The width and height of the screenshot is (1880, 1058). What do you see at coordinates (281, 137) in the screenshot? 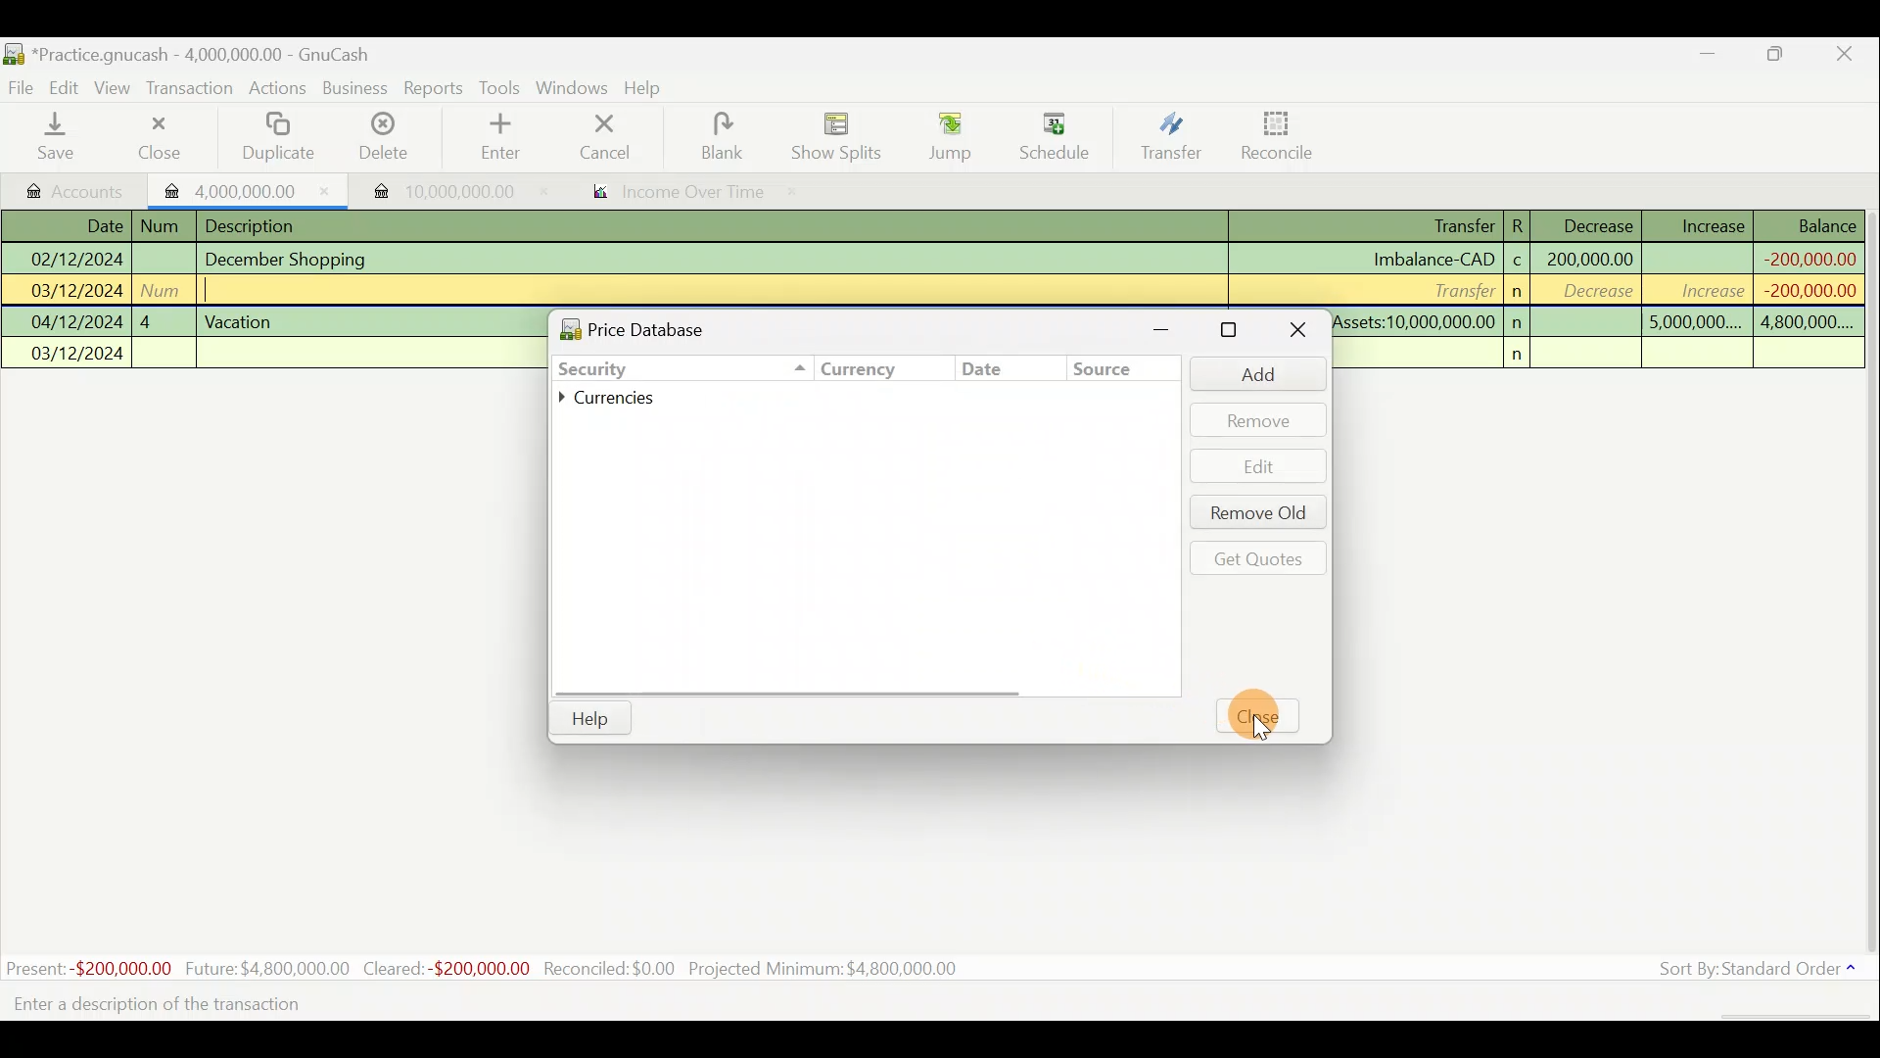
I see `Duplicate` at bounding box center [281, 137].